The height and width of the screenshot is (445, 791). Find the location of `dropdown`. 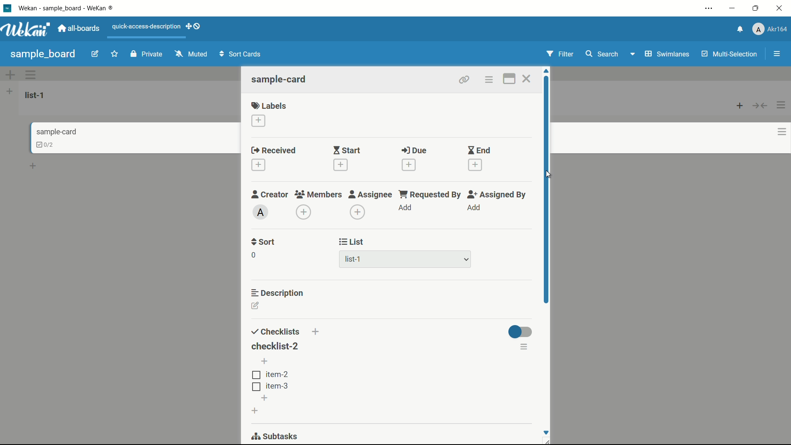

dropdown is located at coordinates (466, 261).